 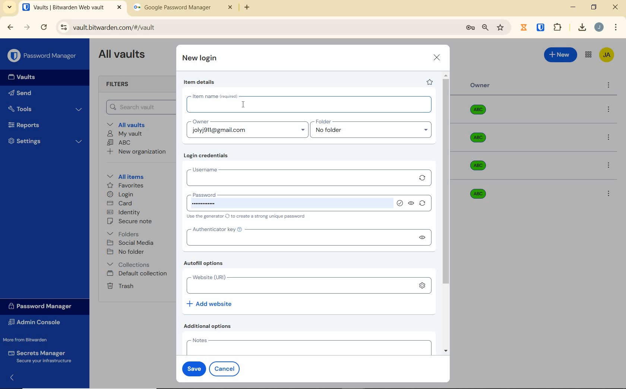 I want to click on Send, so click(x=20, y=94).